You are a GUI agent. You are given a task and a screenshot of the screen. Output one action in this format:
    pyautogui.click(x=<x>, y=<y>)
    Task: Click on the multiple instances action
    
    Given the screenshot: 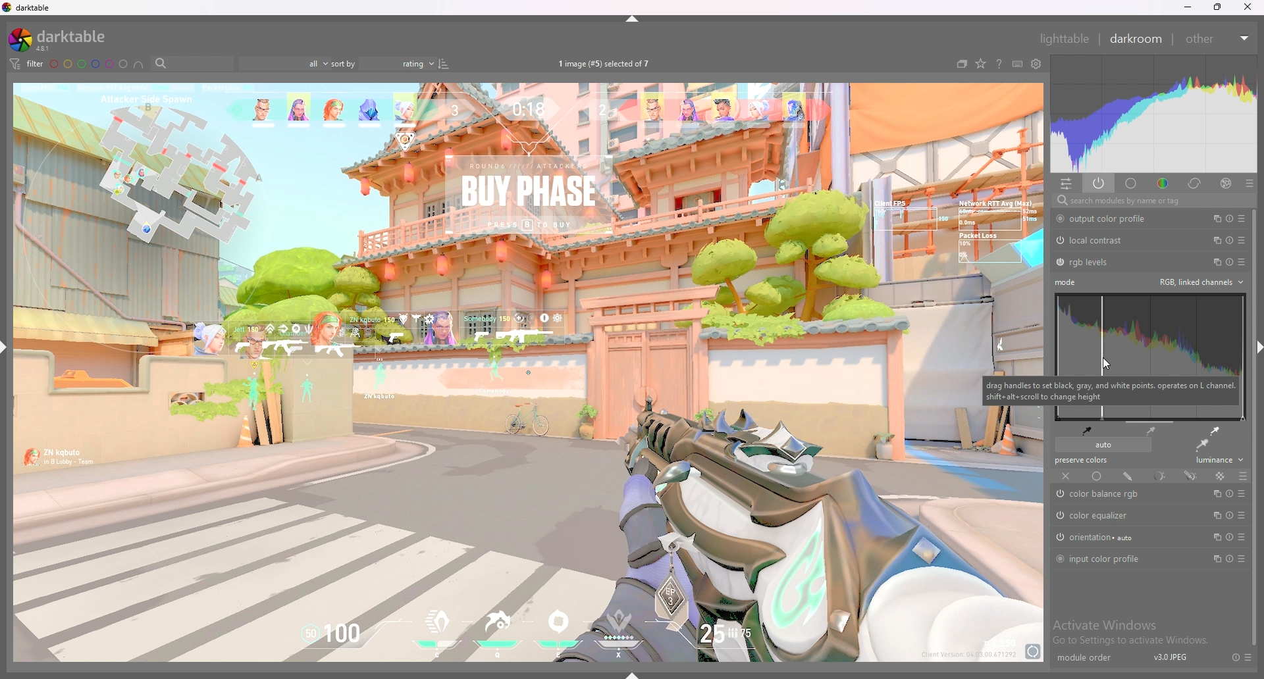 What is the action you would take?
    pyautogui.click(x=1215, y=261)
    